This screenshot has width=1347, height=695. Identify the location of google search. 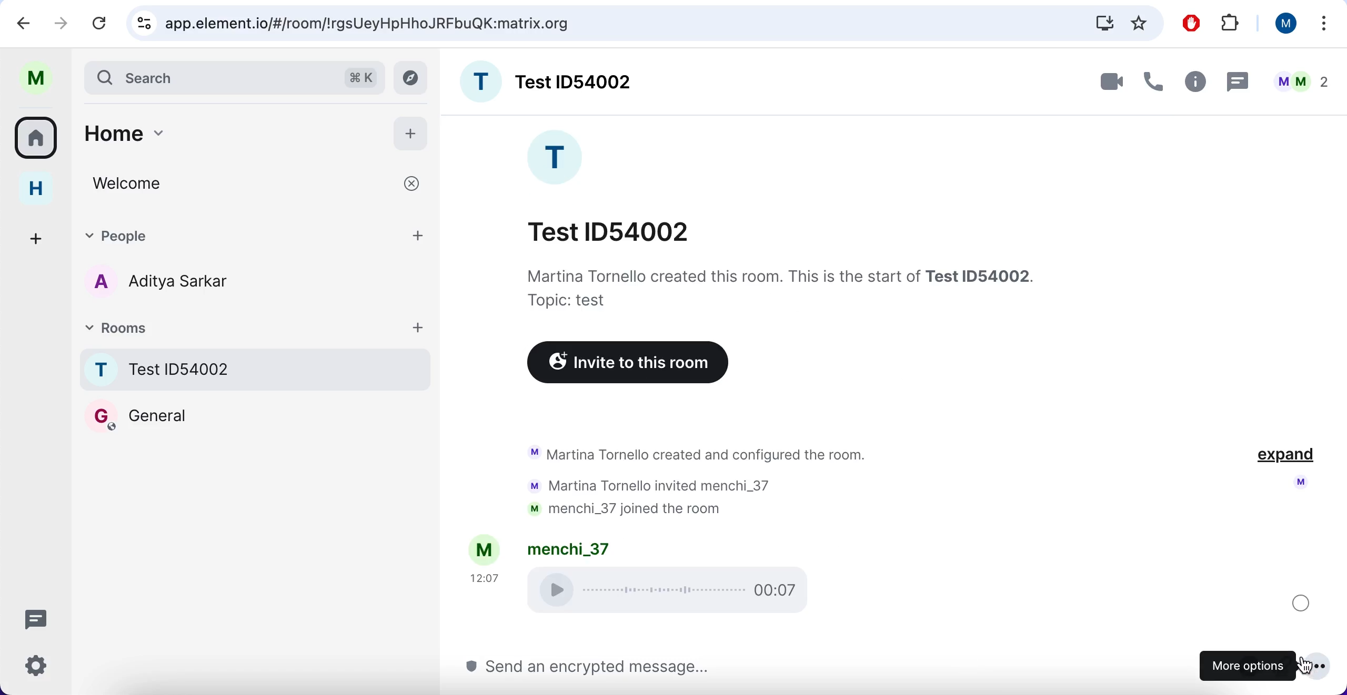
(370, 24).